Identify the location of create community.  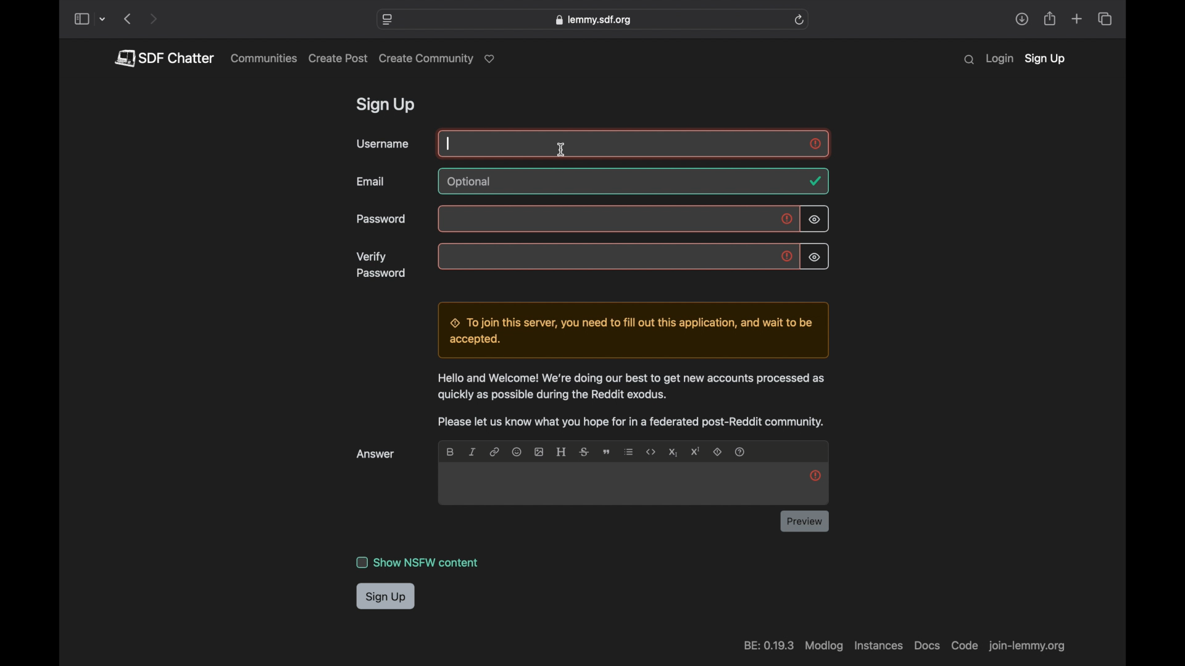
(439, 59).